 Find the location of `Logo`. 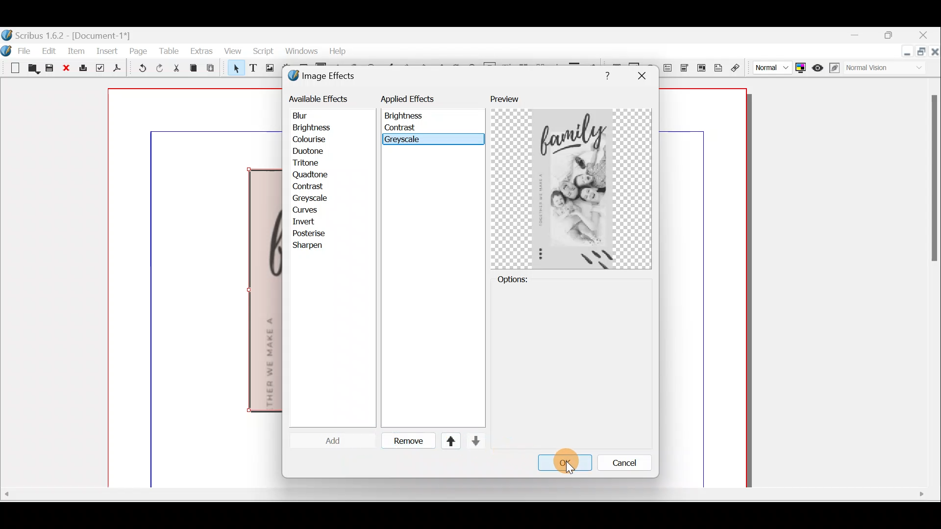

Logo is located at coordinates (8, 50).